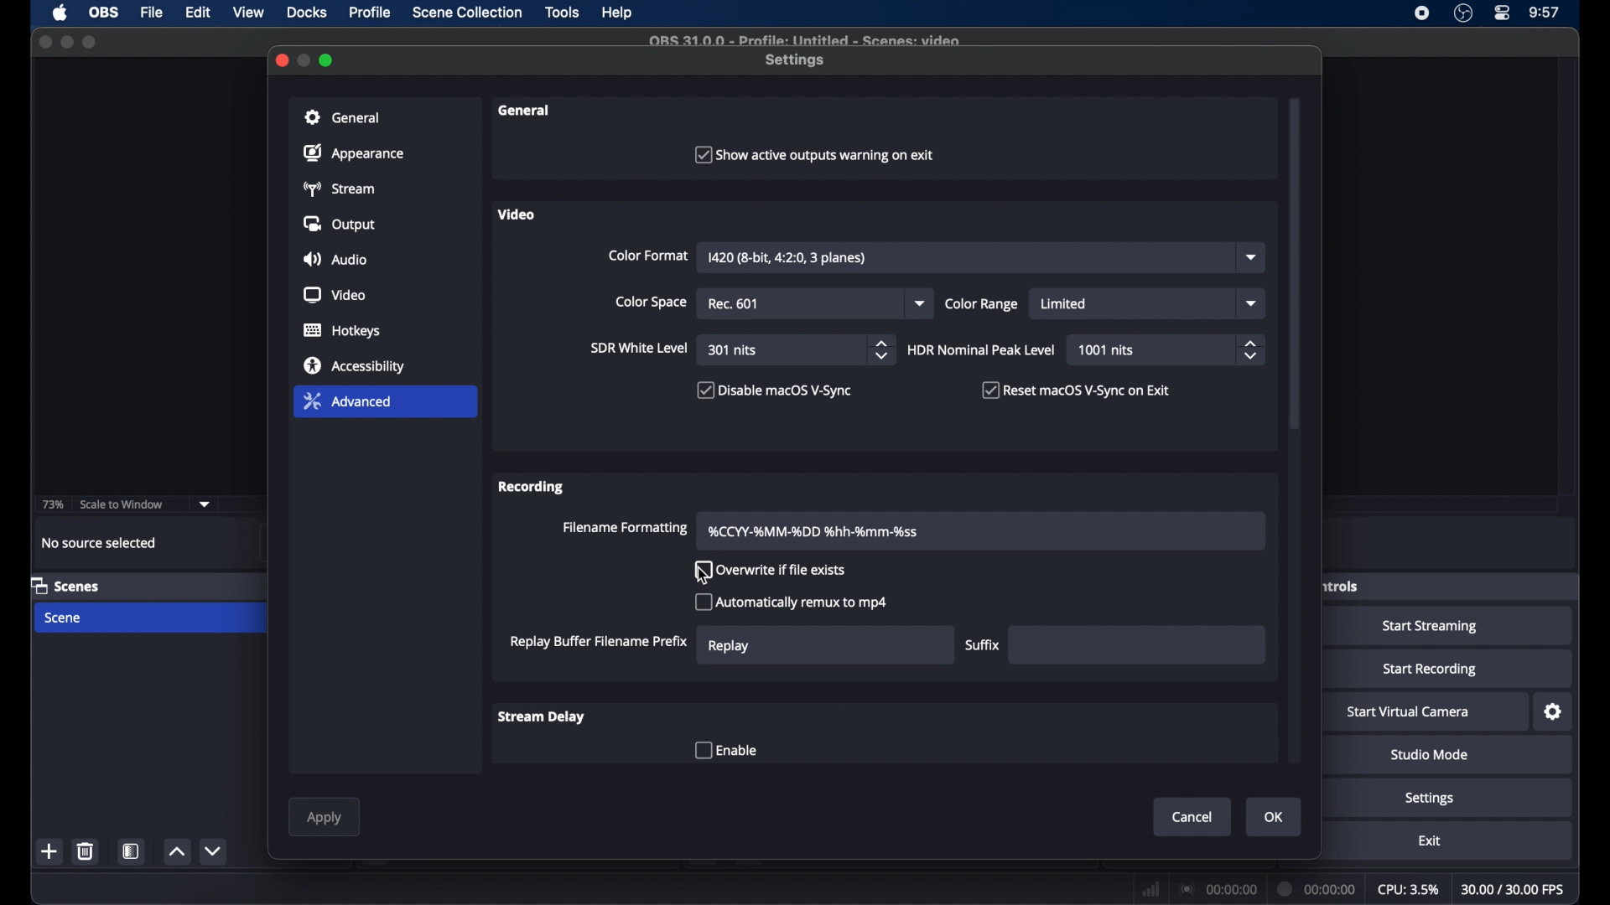 The height and width of the screenshot is (905, 1610). Describe the element at coordinates (1151, 888) in the screenshot. I see `network` at that location.